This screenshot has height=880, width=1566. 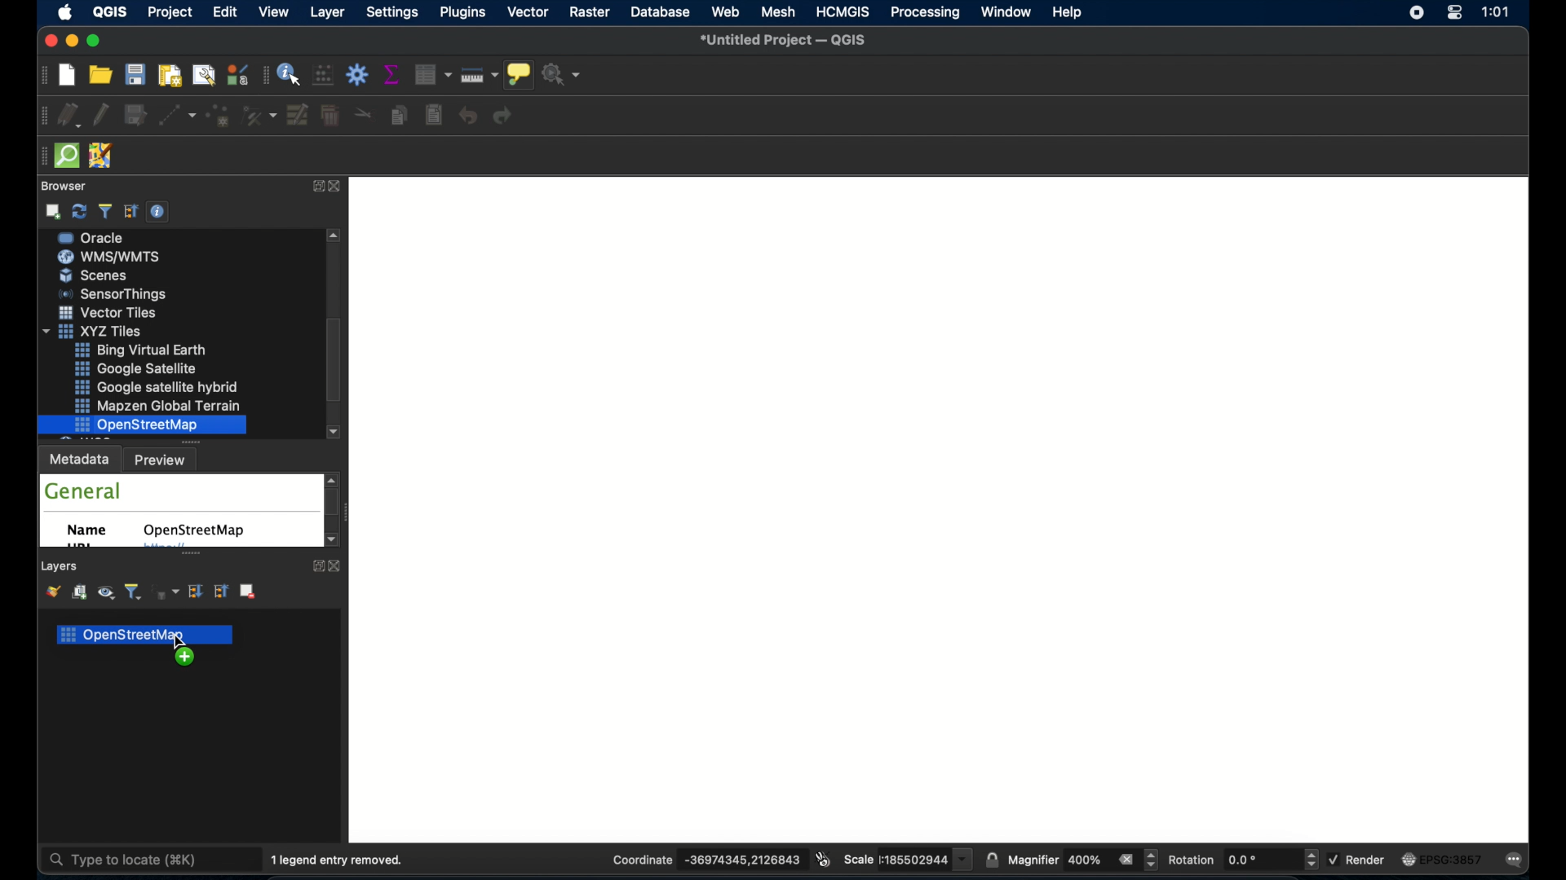 I want to click on render, so click(x=1360, y=860).